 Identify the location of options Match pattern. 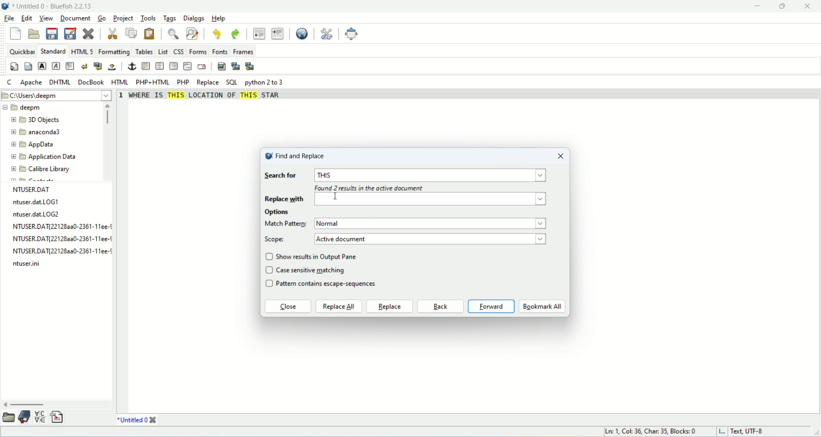
(286, 218).